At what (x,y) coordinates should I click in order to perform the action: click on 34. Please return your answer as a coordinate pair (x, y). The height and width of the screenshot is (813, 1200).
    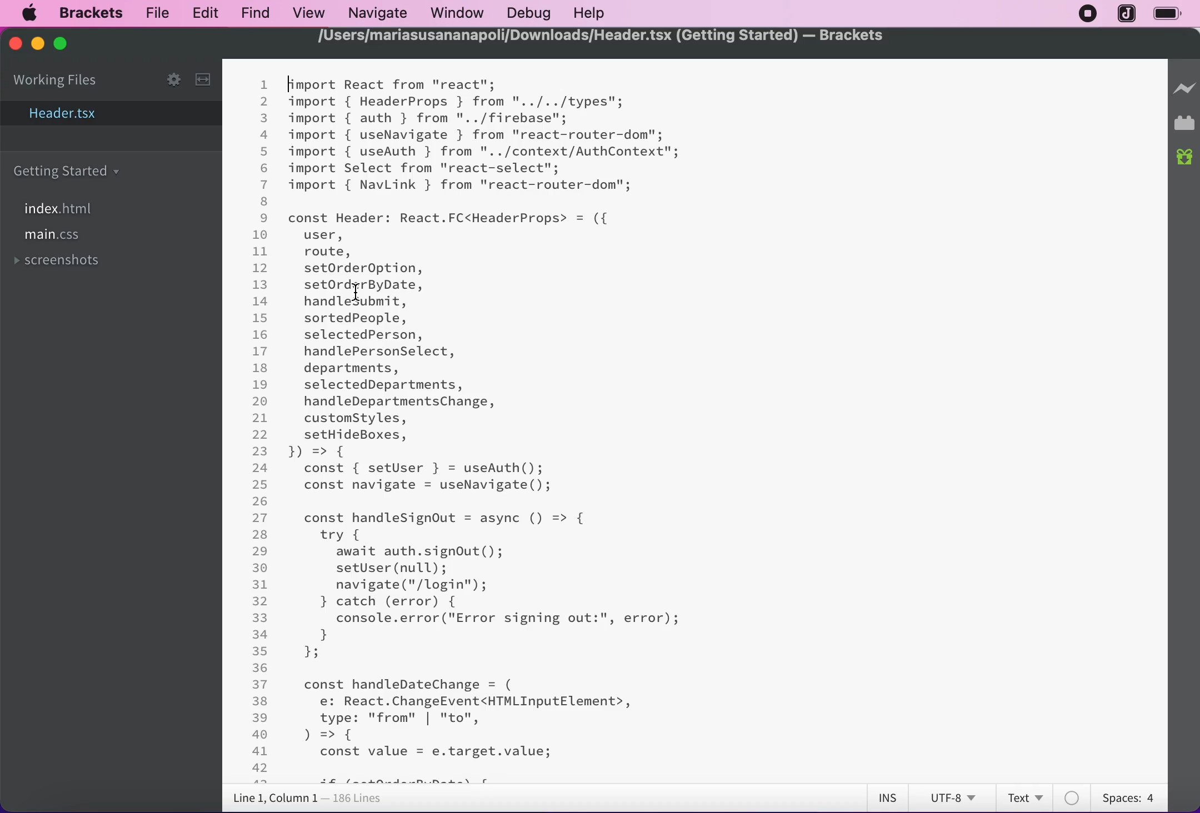
    Looking at the image, I should click on (261, 634).